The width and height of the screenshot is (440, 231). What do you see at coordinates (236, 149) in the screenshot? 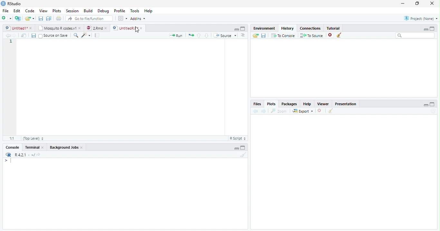
I see `Minimize` at bounding box center [236, 149].